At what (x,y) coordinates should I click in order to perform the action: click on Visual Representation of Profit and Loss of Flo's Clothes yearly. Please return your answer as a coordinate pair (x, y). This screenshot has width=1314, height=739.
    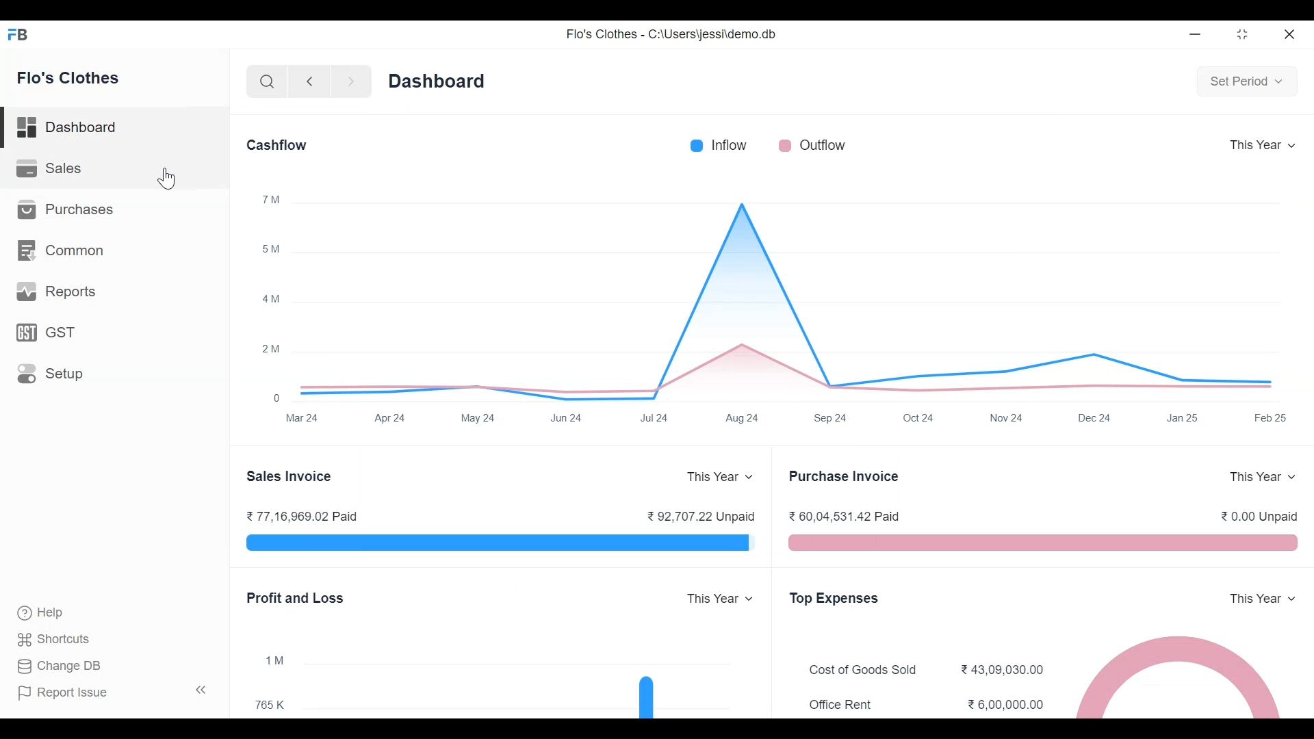
    Looking at the image, I should click on (536, 685).